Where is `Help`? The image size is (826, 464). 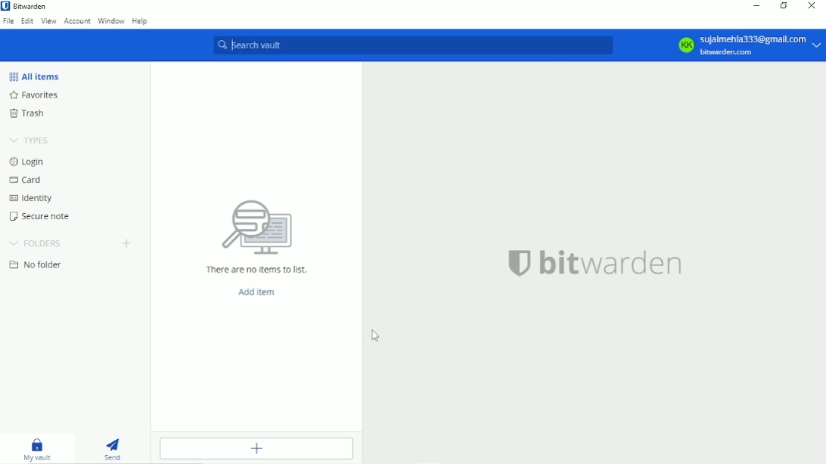 Help is located at coordinates (142, 21).